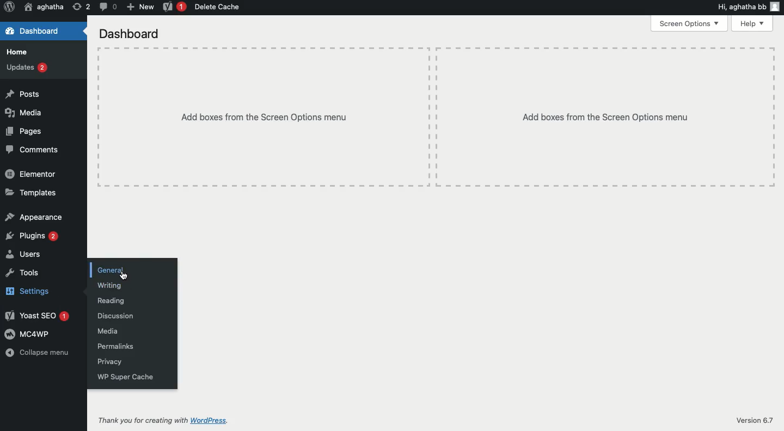  What do you see at coordinates (107, 362) in the screenshot?
I see `Privacy` at bounding box center [107, 362].